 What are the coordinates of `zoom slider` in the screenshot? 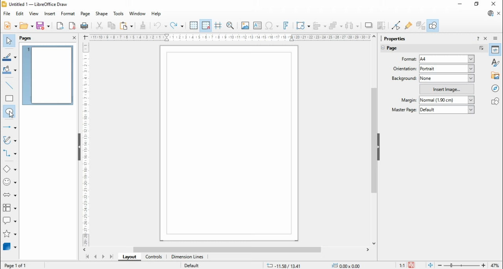 It's located at (462, 265).